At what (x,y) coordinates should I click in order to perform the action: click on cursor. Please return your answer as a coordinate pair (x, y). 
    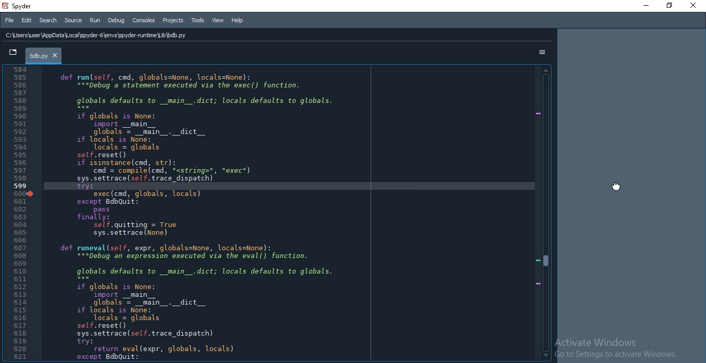
    Looking at the image, I should click on (618, 187).